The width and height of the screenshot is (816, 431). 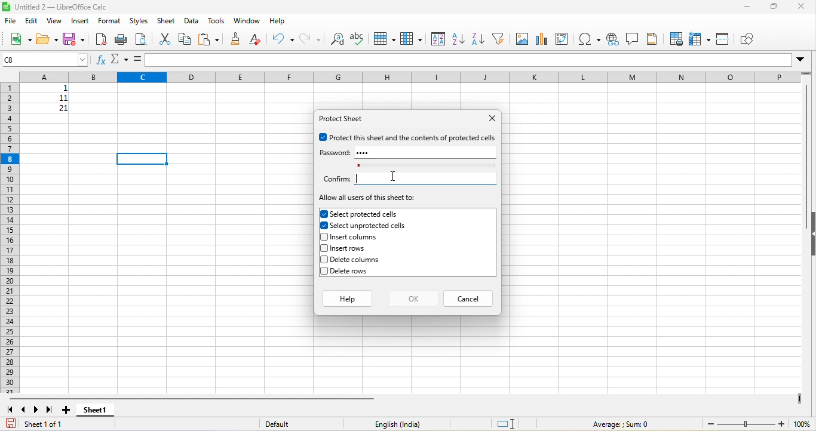 I want to click on last sheet, so click(x=51, y=410).